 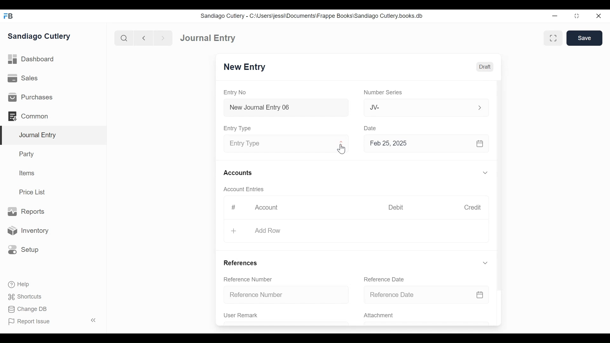 I want to click on Search, so click(x=124, y=38).